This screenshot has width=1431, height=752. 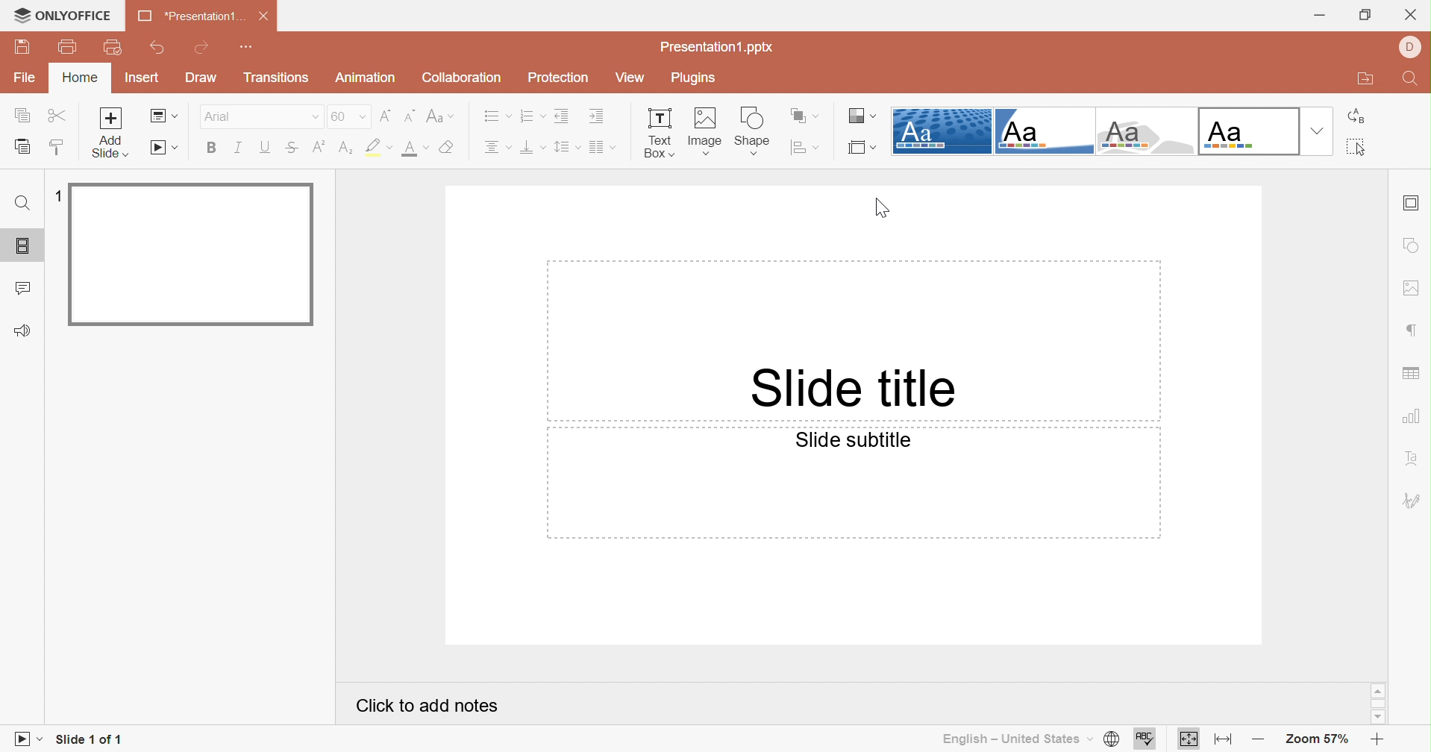 I want to click on Zoom out, so click(x=1375, y=740).